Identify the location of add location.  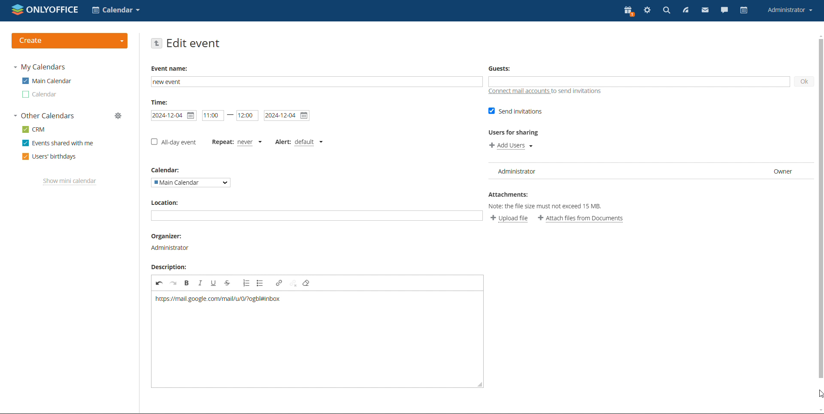
(317, 216).